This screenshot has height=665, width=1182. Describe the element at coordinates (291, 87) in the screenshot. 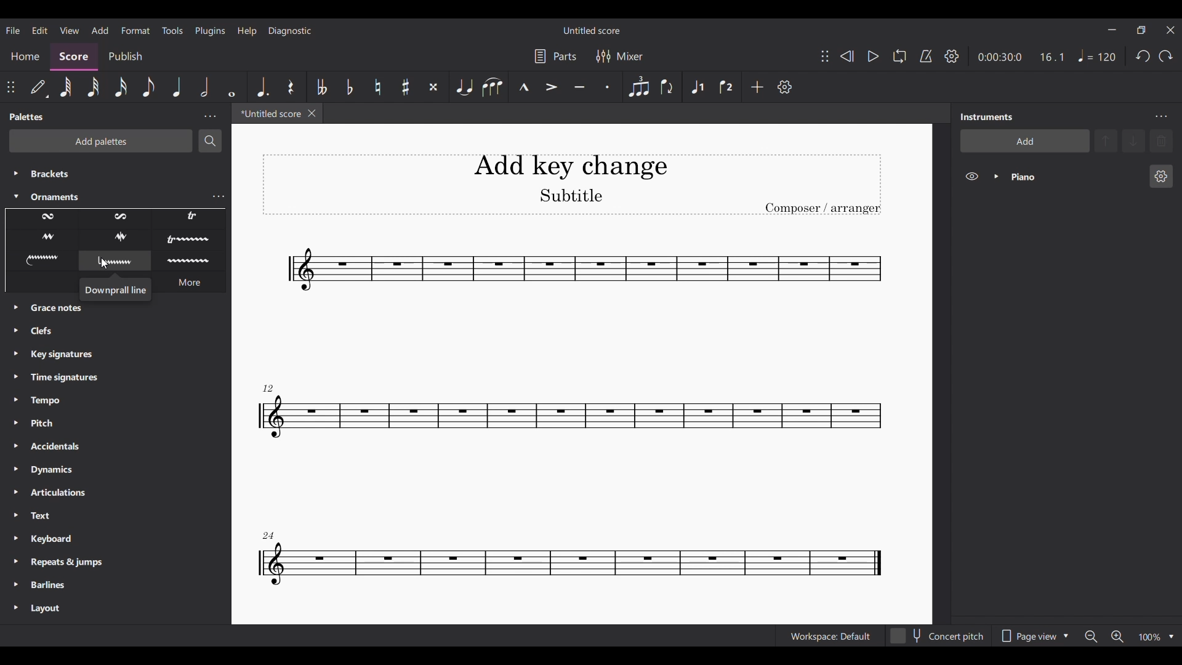

I see `Rest` at that location.